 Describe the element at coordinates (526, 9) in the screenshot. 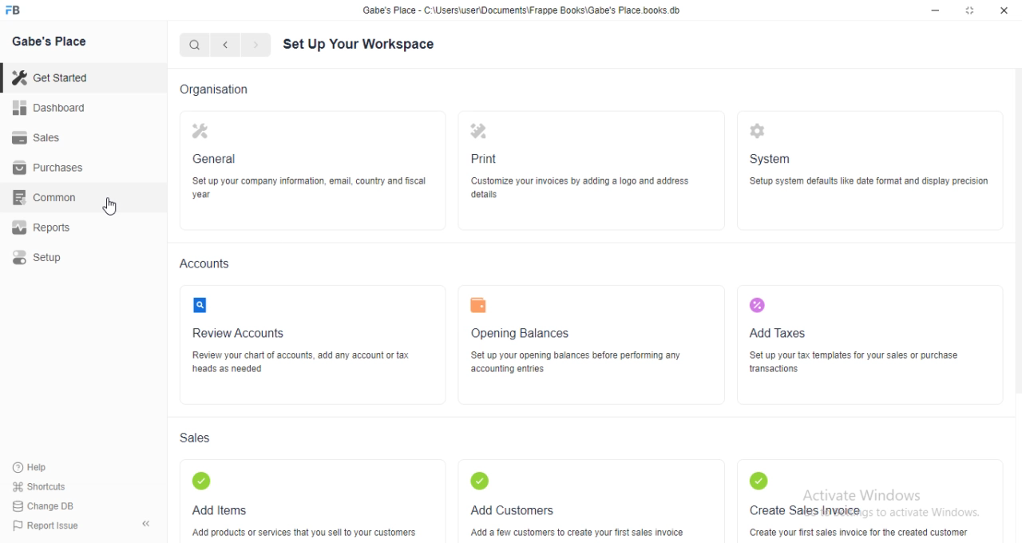

I see `‘Gabe's Place - C Wsers\userDocuments\Frappe Books\Gabe's Place books db` at that location.